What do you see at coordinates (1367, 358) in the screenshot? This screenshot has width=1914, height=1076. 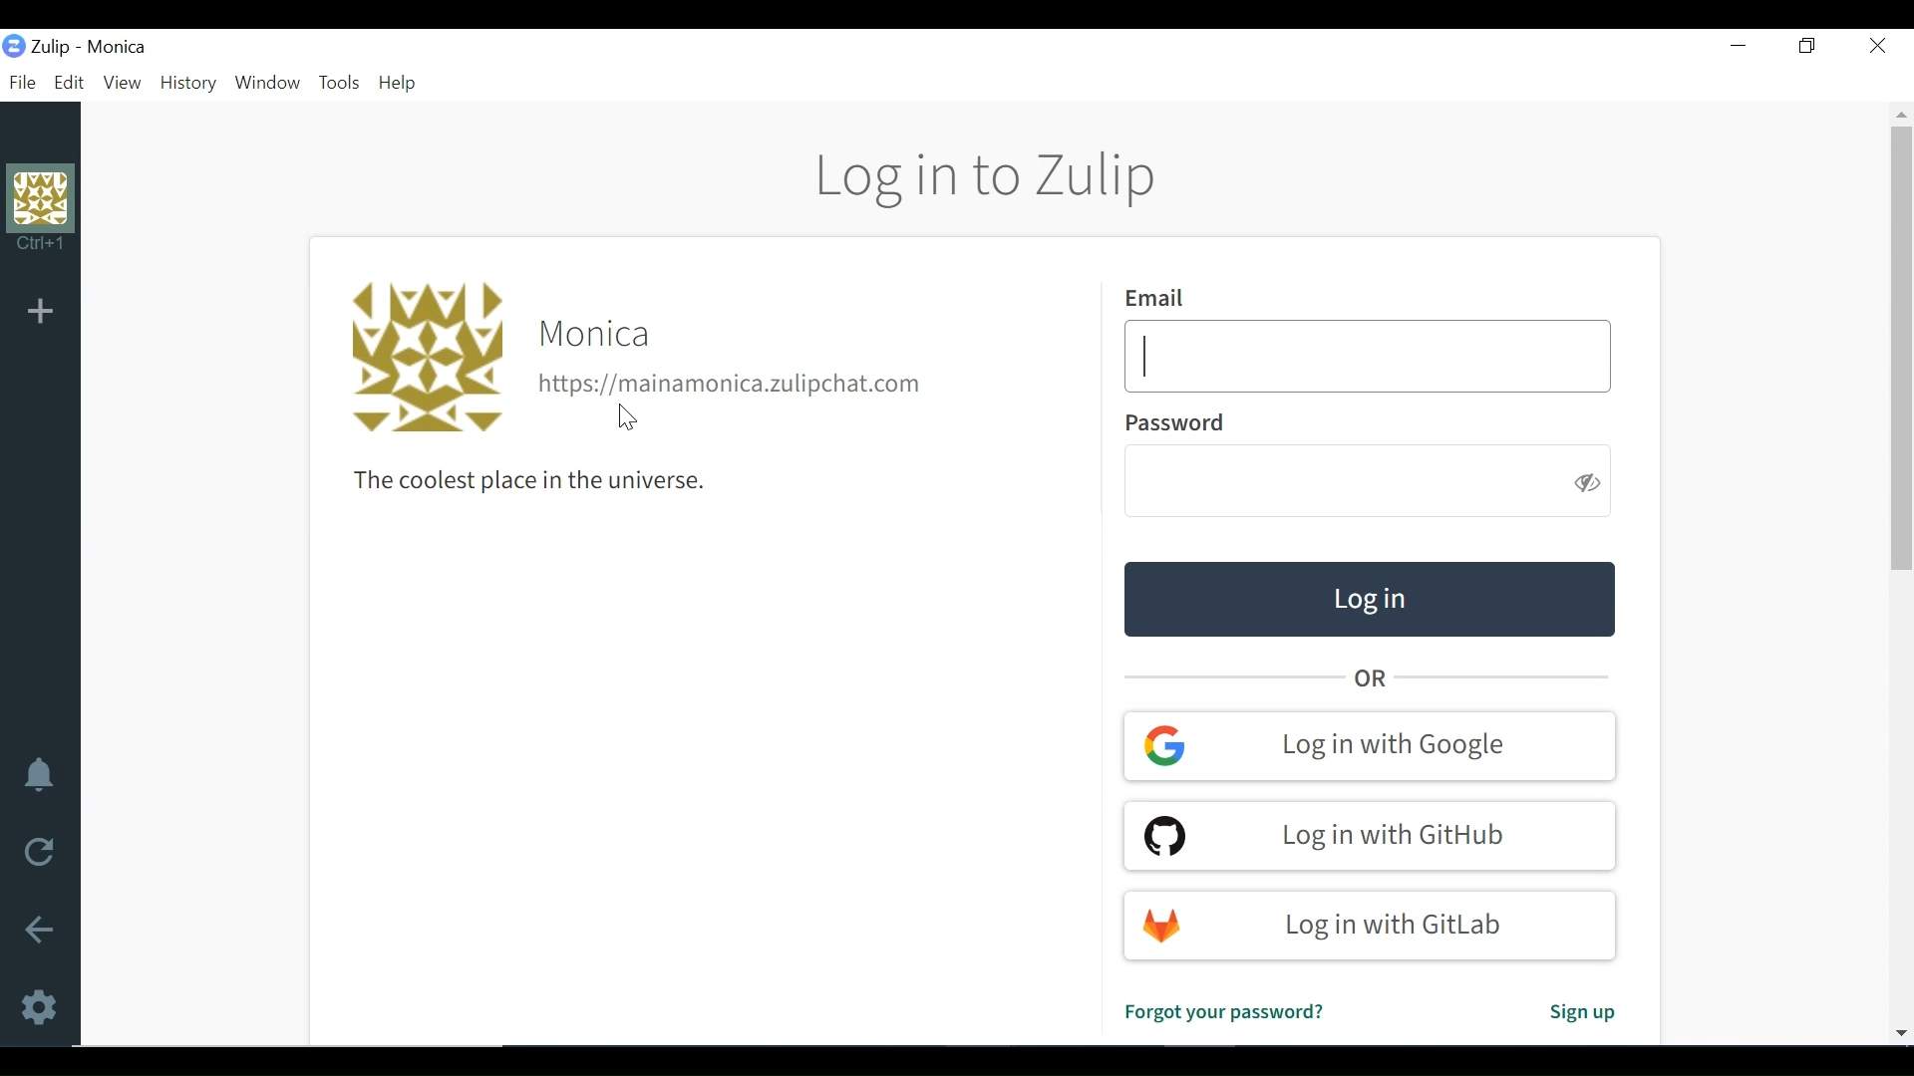 I see `Enter Email ` at bounding box center [1367, 358].